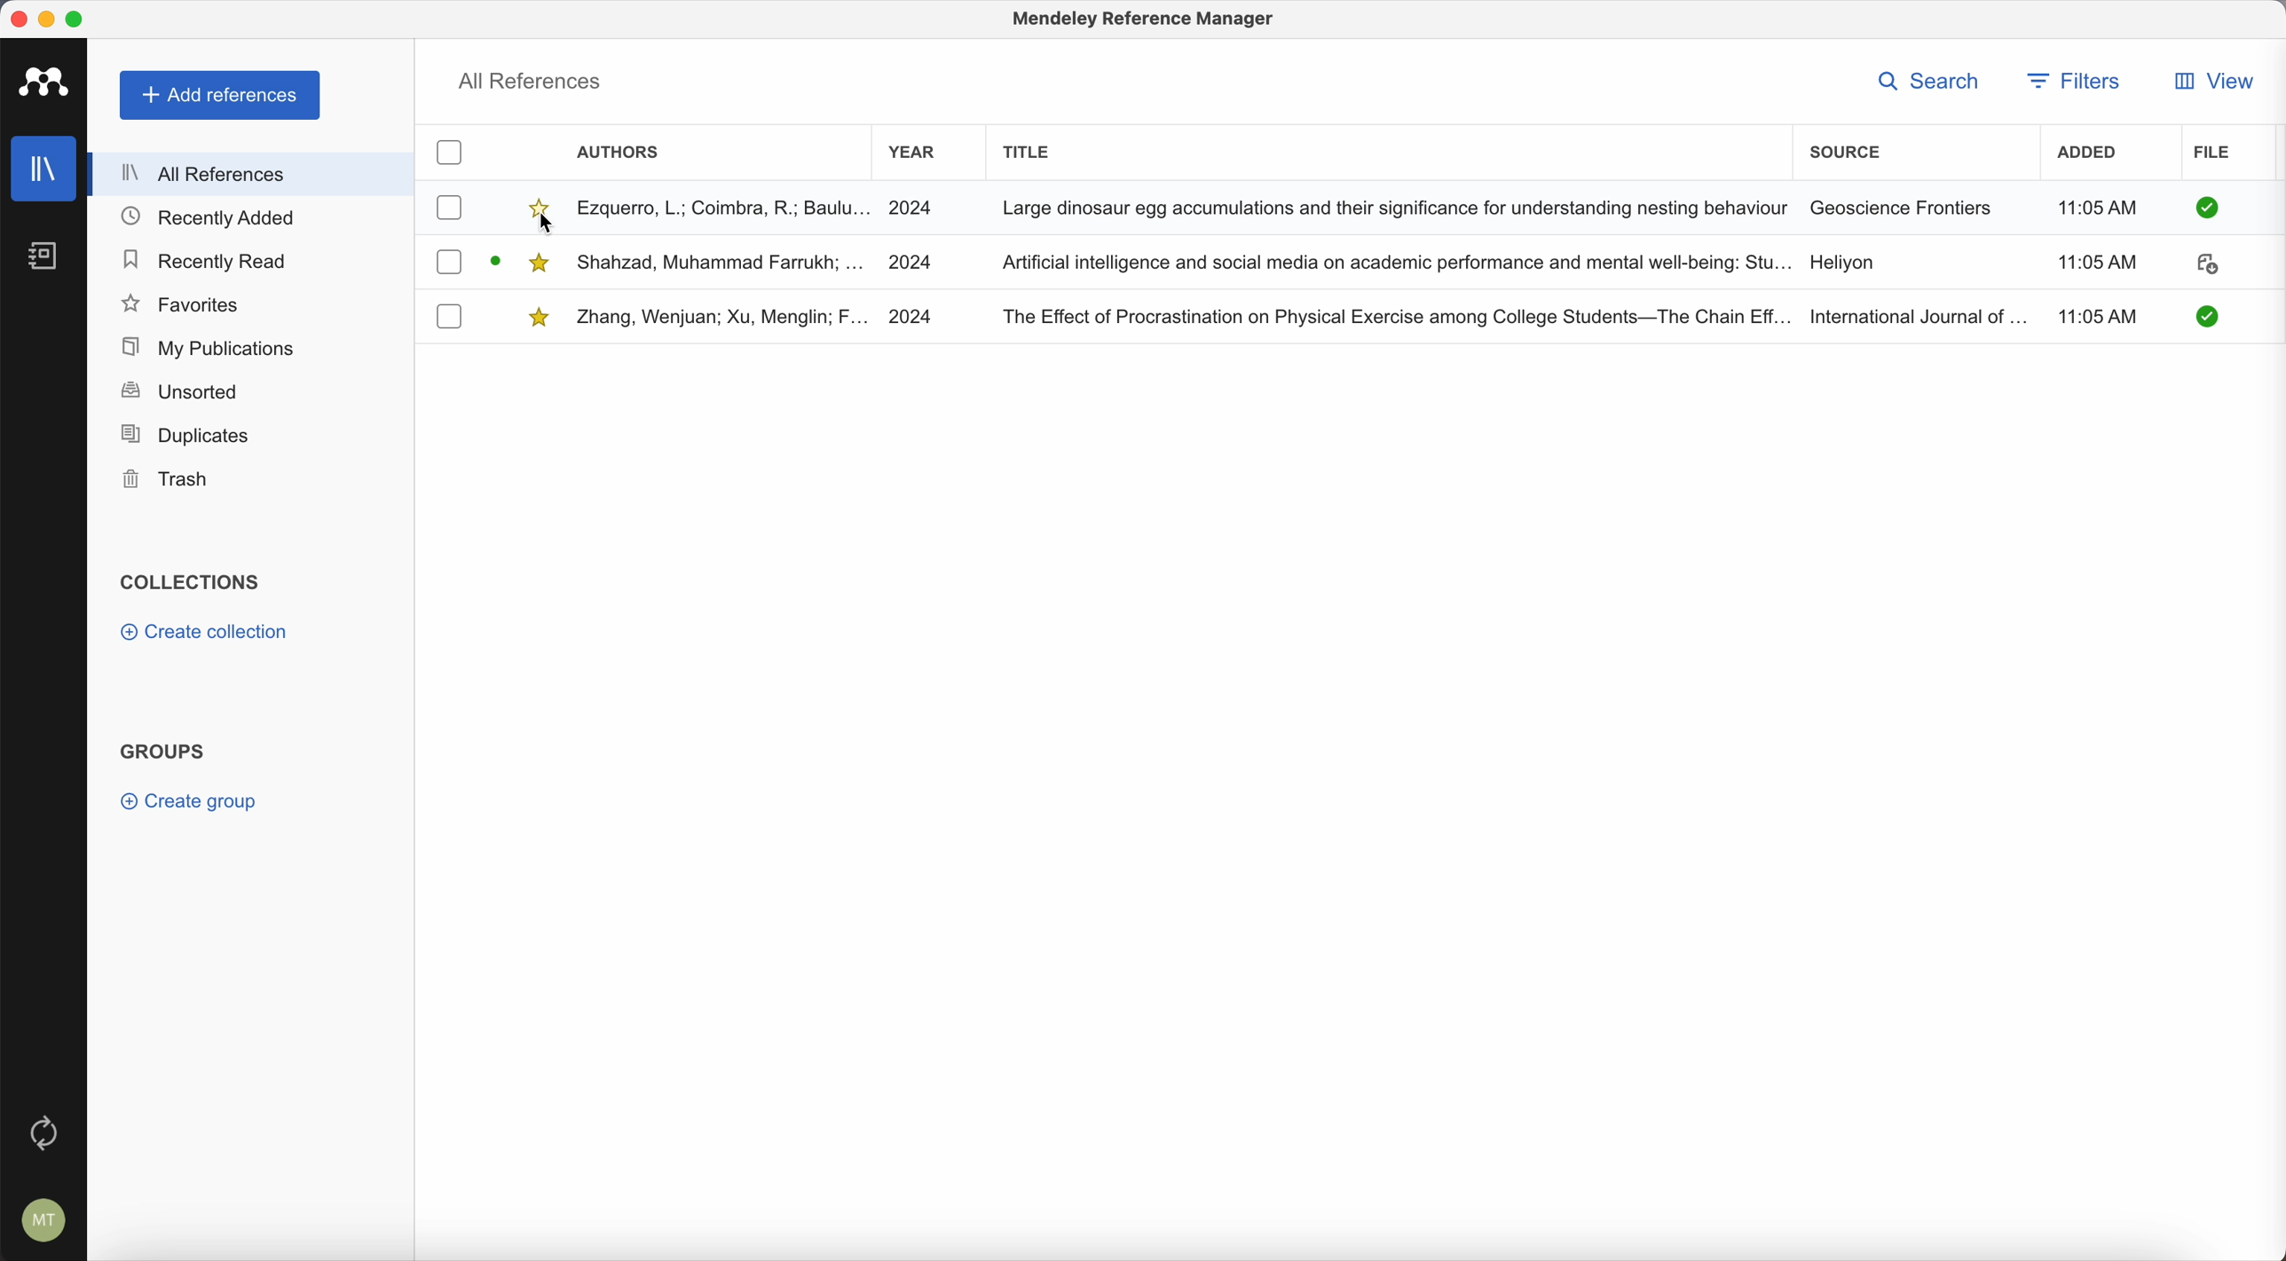 Image resolution: width=2286 pixels, height=1261 pixels. What do you see at coordinates (190, 583) in the screenshot?
I see `collections` at bounding box center [190, 583].